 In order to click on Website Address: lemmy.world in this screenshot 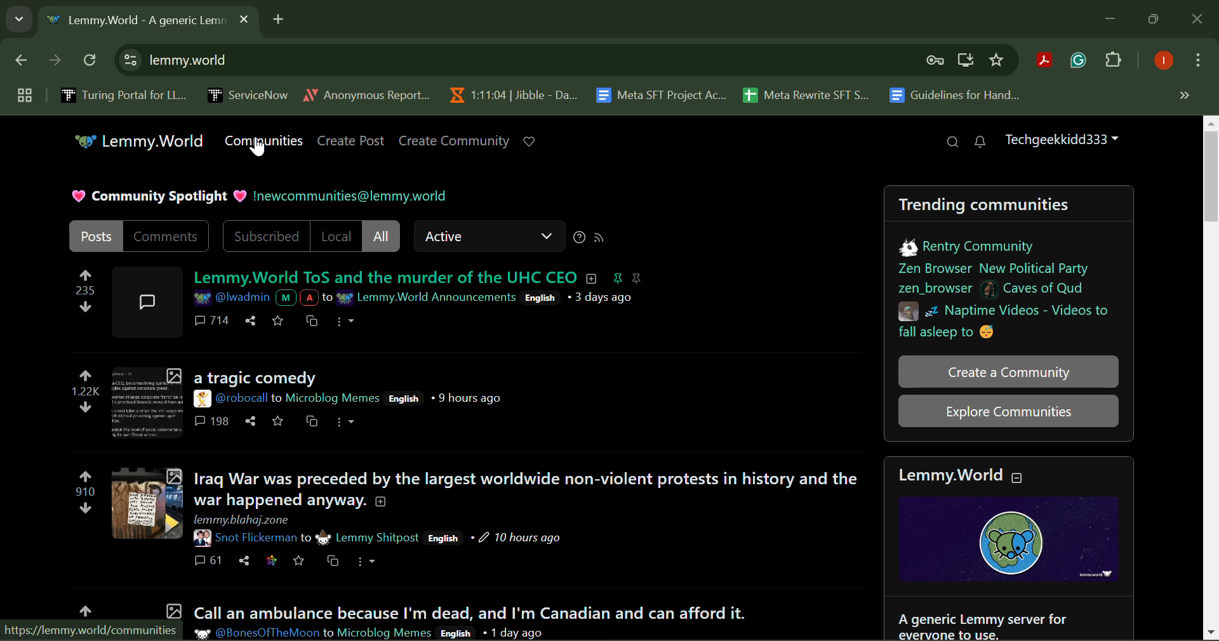, I will do `click(506, 62)`.